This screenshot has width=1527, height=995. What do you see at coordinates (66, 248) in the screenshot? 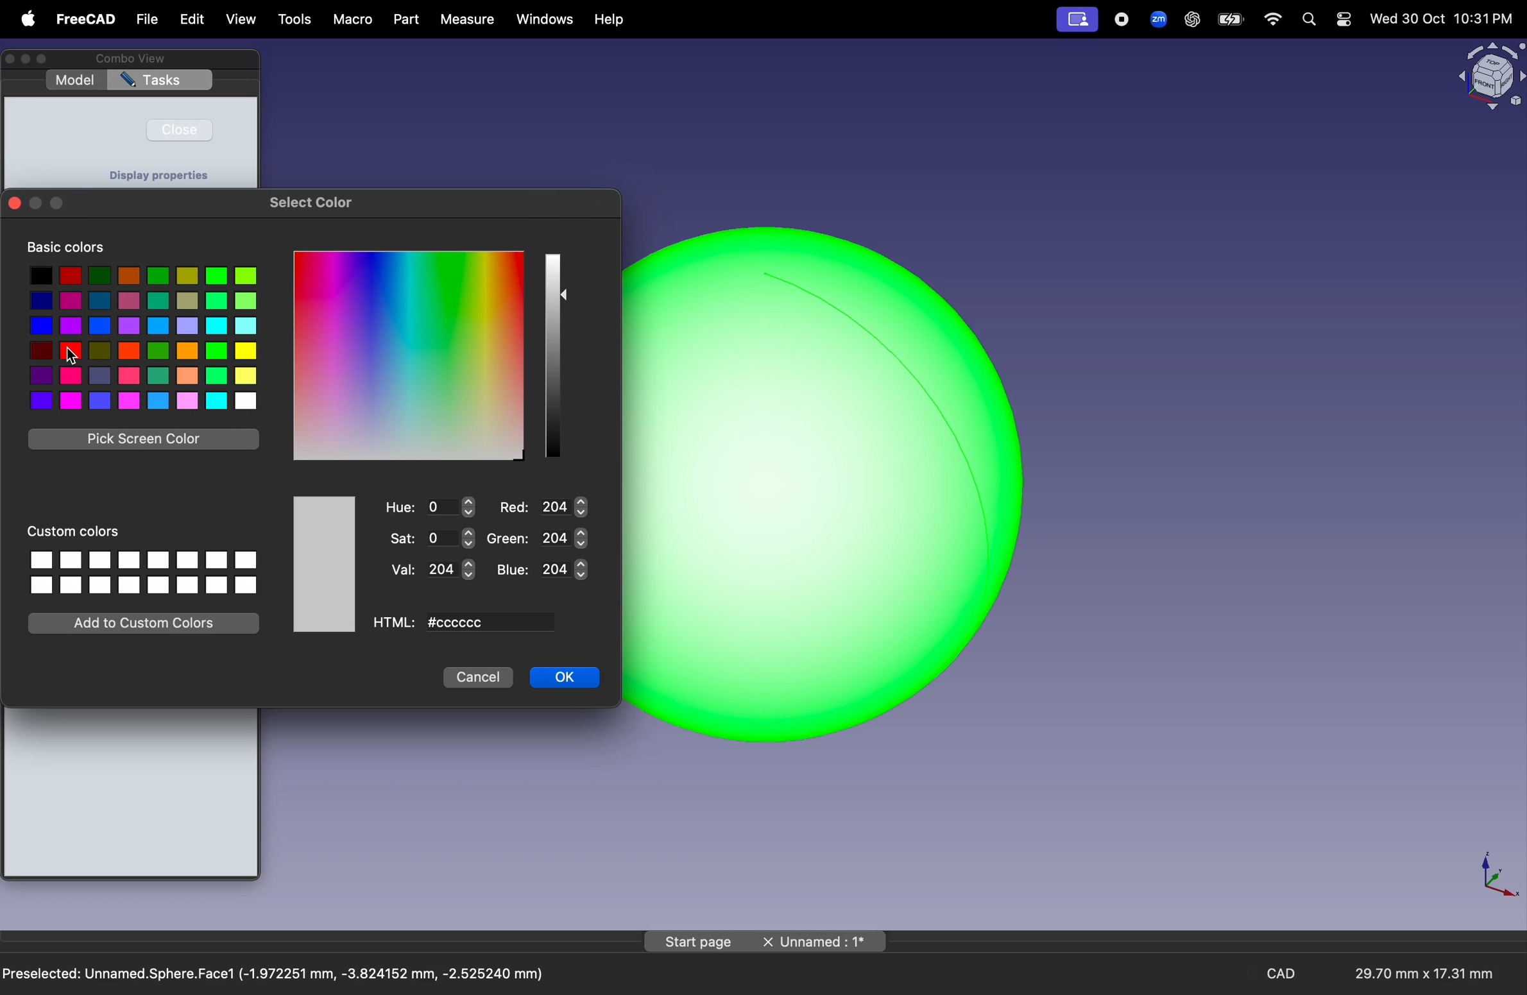
I see `basic colors` at bounding box center [66, 248].